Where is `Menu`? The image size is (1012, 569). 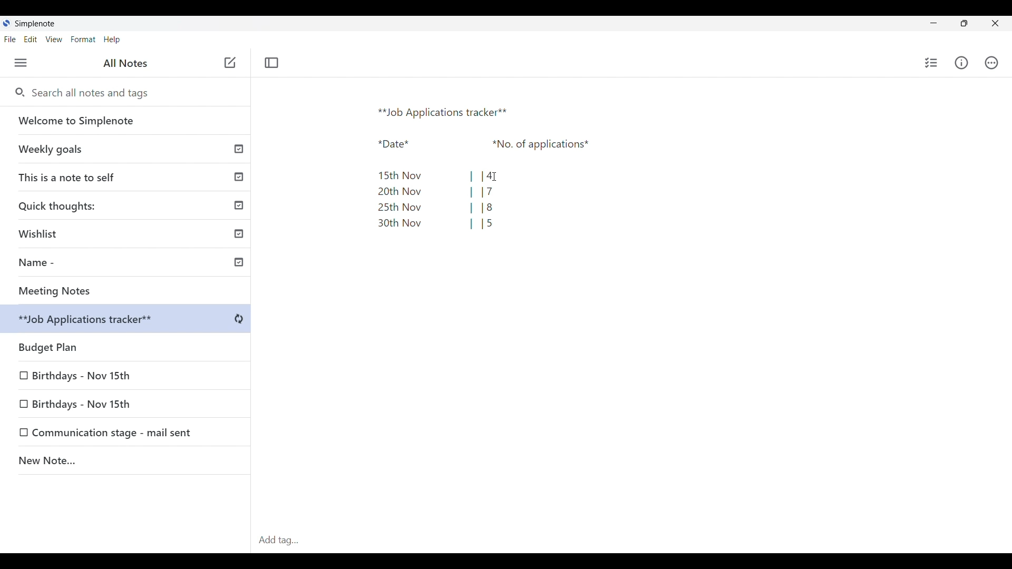 Menu is located at coordinates (21, 63).